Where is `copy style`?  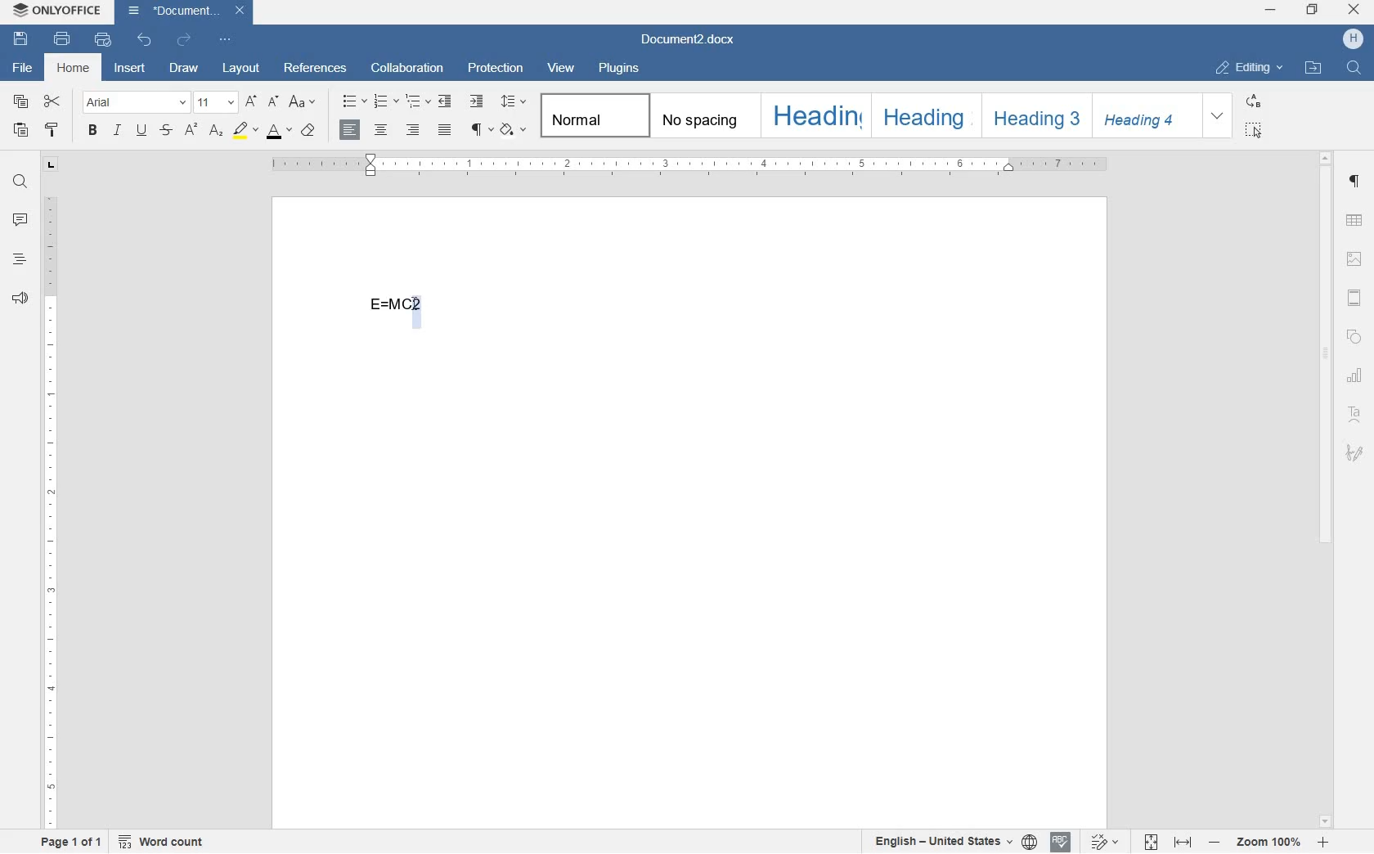 copy style is located at coordinates (52, 131).